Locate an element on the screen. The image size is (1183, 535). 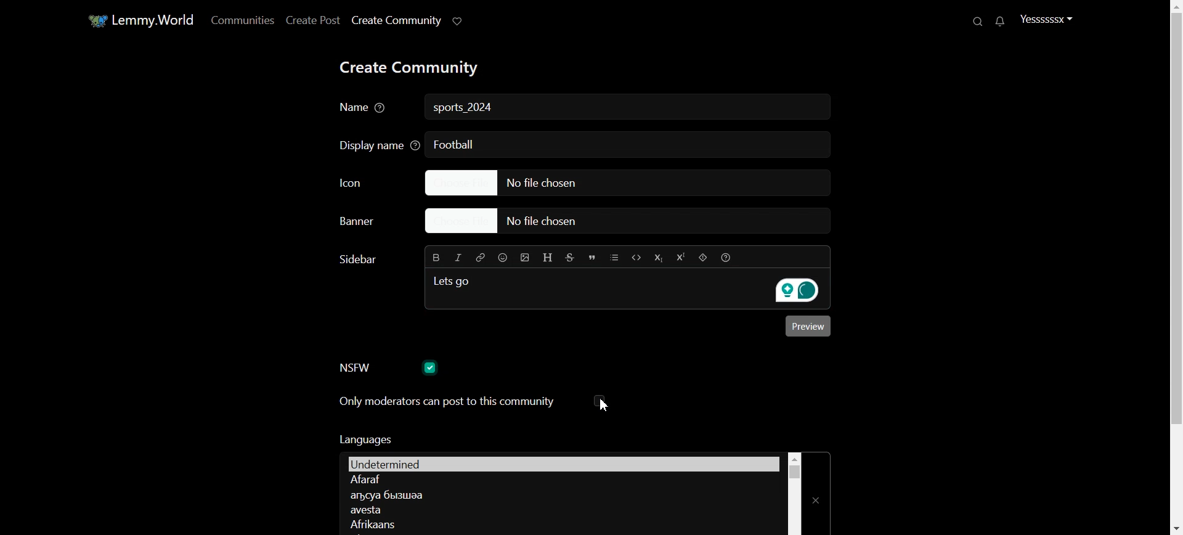
Text is located at coordinates (364, 439).